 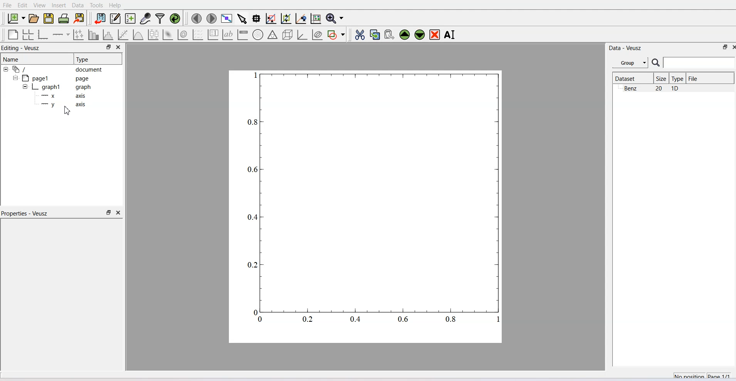 What do you see at coordinates (168, 34) in the screenshot?
I see `Plot a 2D dataset as Image` at bounding box center [168, 34].